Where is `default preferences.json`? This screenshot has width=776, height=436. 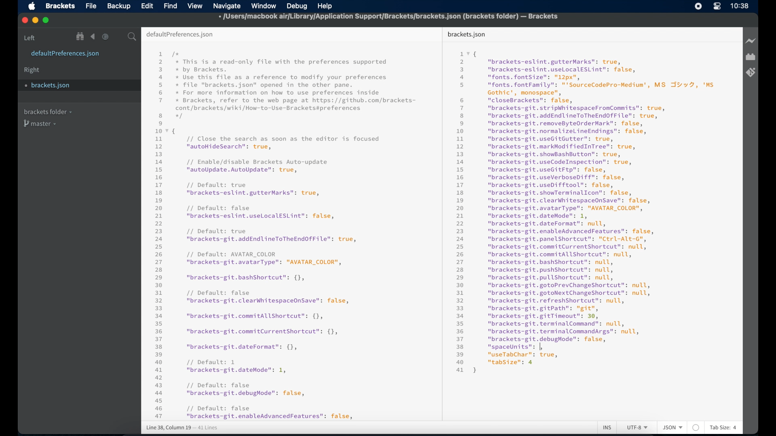
default preferences.json is located at coordinates (179, 35).